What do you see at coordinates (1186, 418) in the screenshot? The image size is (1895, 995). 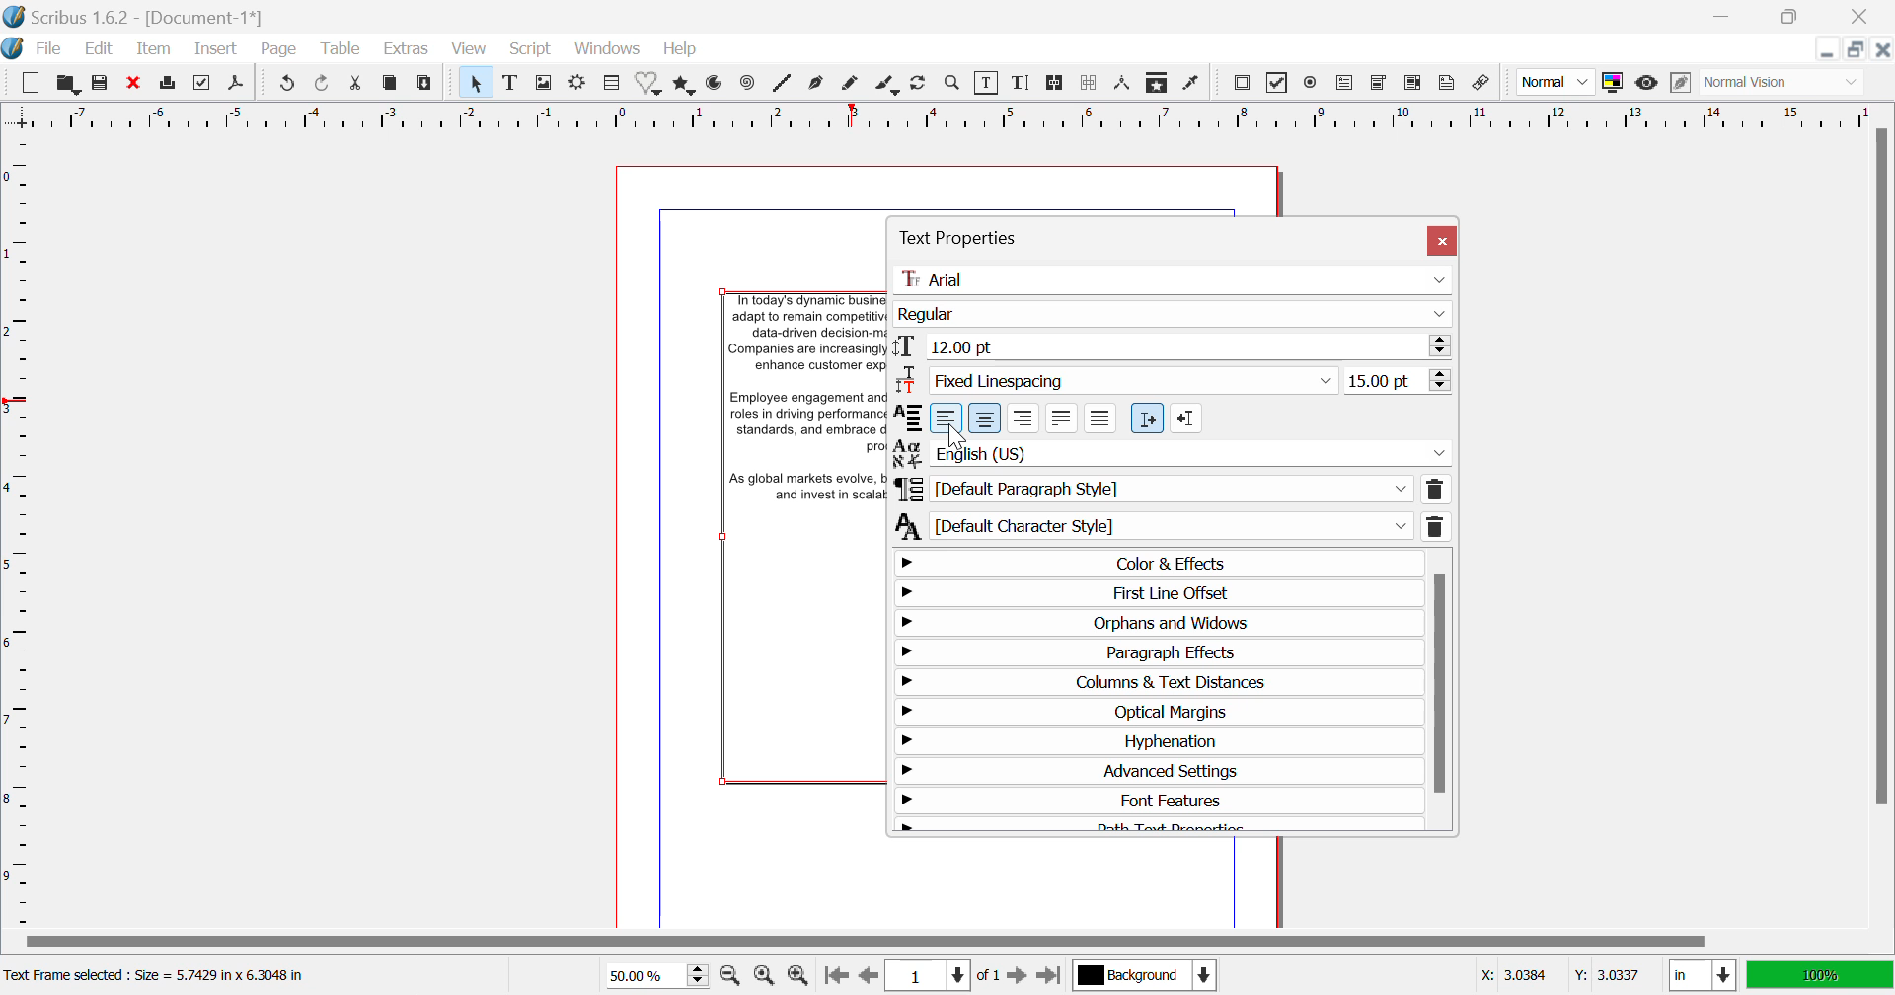 I see `Right to left paragraph` at bounding box center [1186, 418].